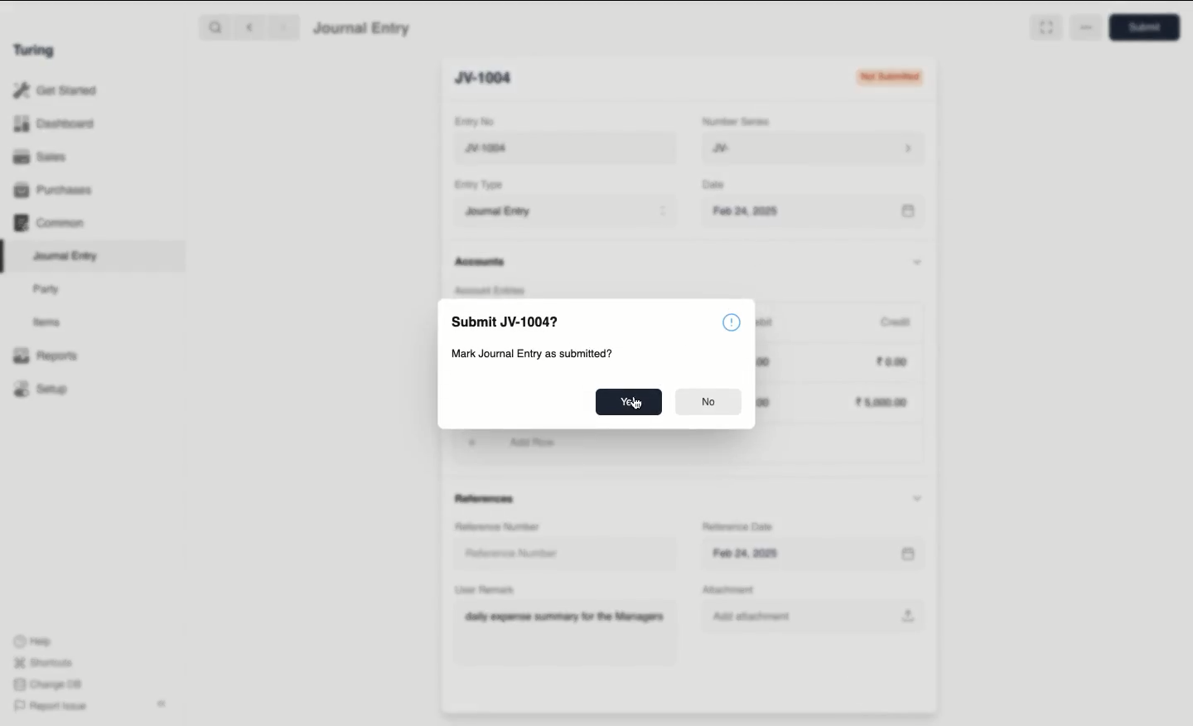 The image size is (1193, 726). What do you see at coordinates (710, 402) in the screenshot?
I see `No` at bounding box center [710, 402].